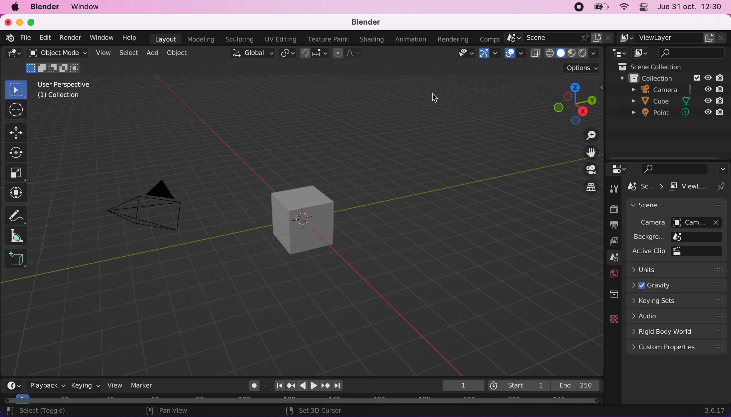 This screenshot has width=731, height=417. Describe the element at coordinates (675, 332) in the screenshot. I see `rigid body world` at that location.